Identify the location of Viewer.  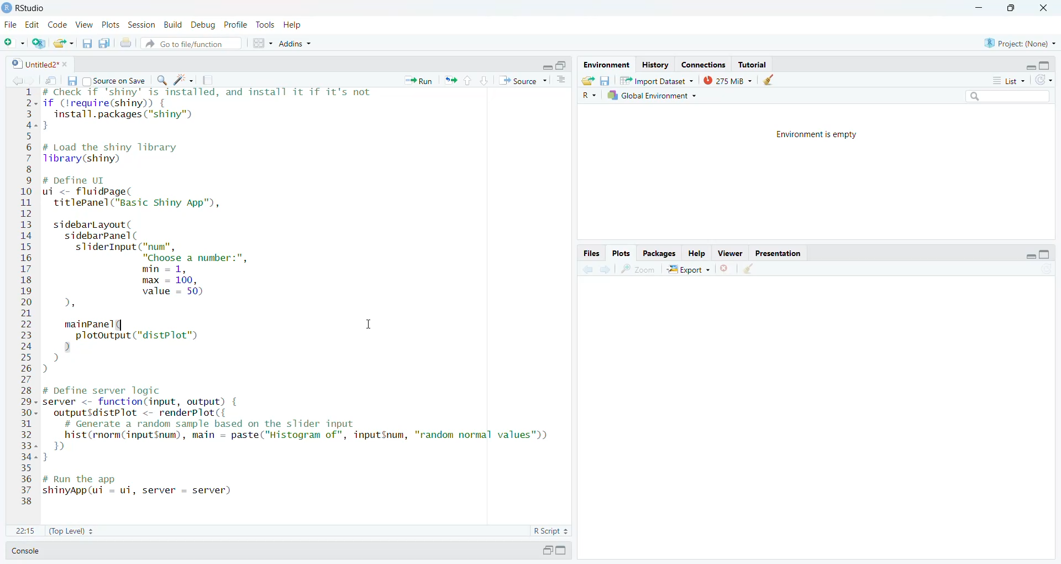
(729, 253).